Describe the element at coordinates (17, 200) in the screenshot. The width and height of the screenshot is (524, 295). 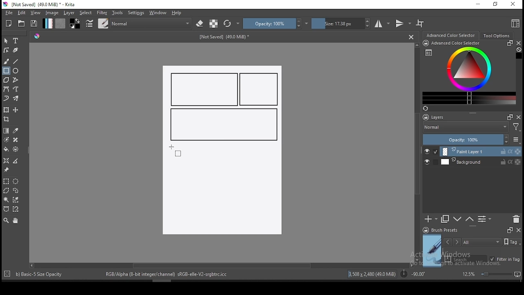
I see `similar color selection tool` at that location.